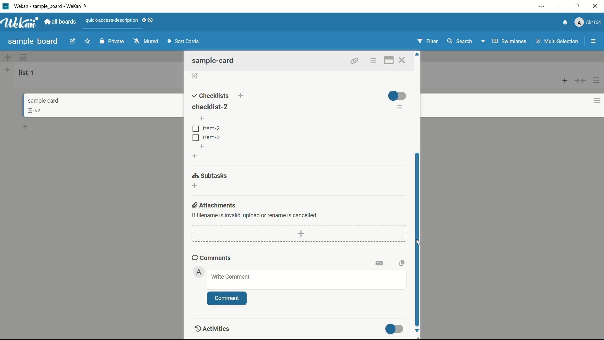 This screenshot has width=604, height=340. What do you see at coordinates (596, 6) in the screenshot?
I see `close app` at bounding box center [596, 6].